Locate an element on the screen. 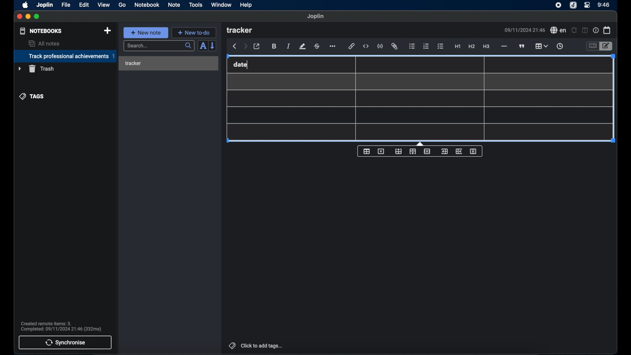 Image resolution: width=631 pixels, height=355 pixels. insert time is located at coordinates (560, 46).